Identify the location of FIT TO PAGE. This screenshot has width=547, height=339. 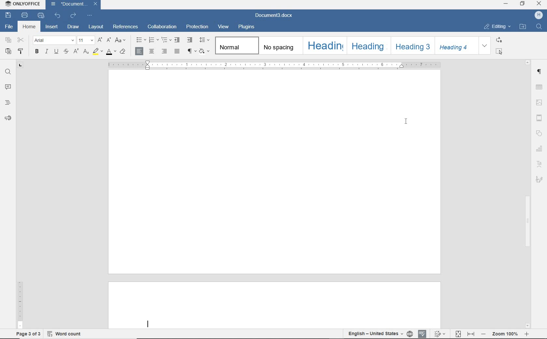
(458, 333).